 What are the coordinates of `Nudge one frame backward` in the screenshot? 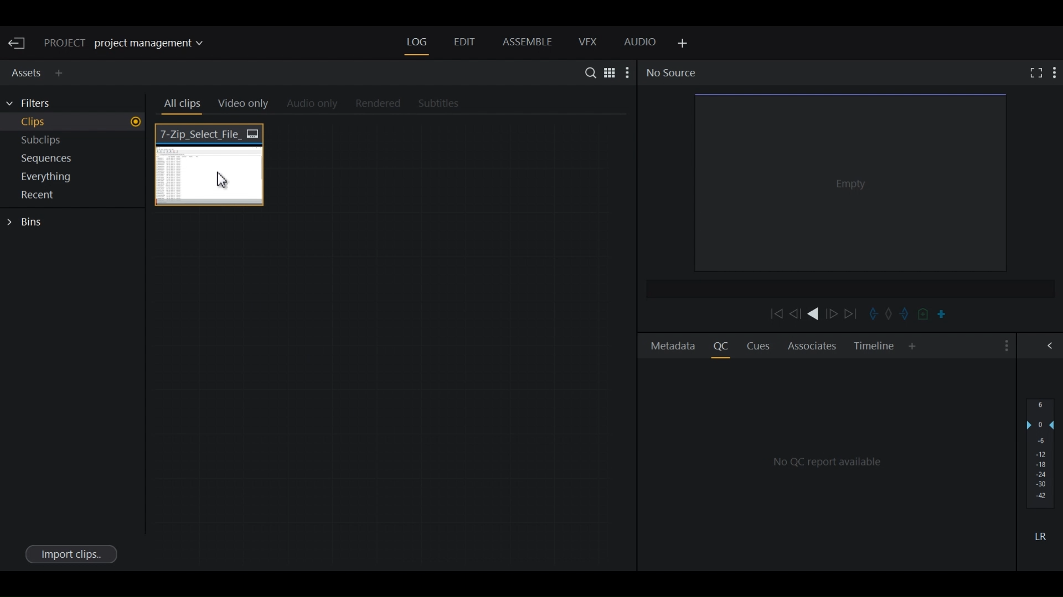 It's located at (794, 314).